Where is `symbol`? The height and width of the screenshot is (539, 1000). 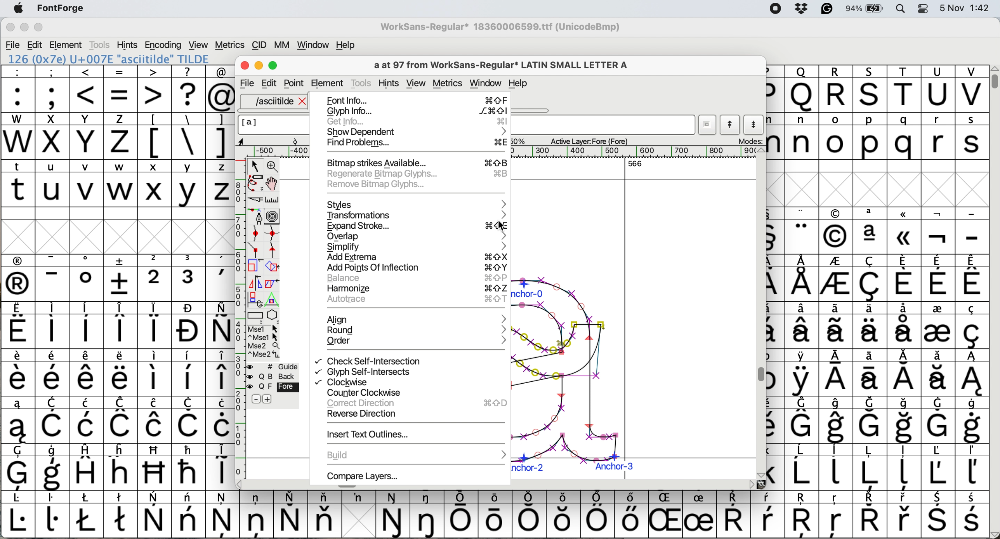
symbol is located at coordinates (52, 514).